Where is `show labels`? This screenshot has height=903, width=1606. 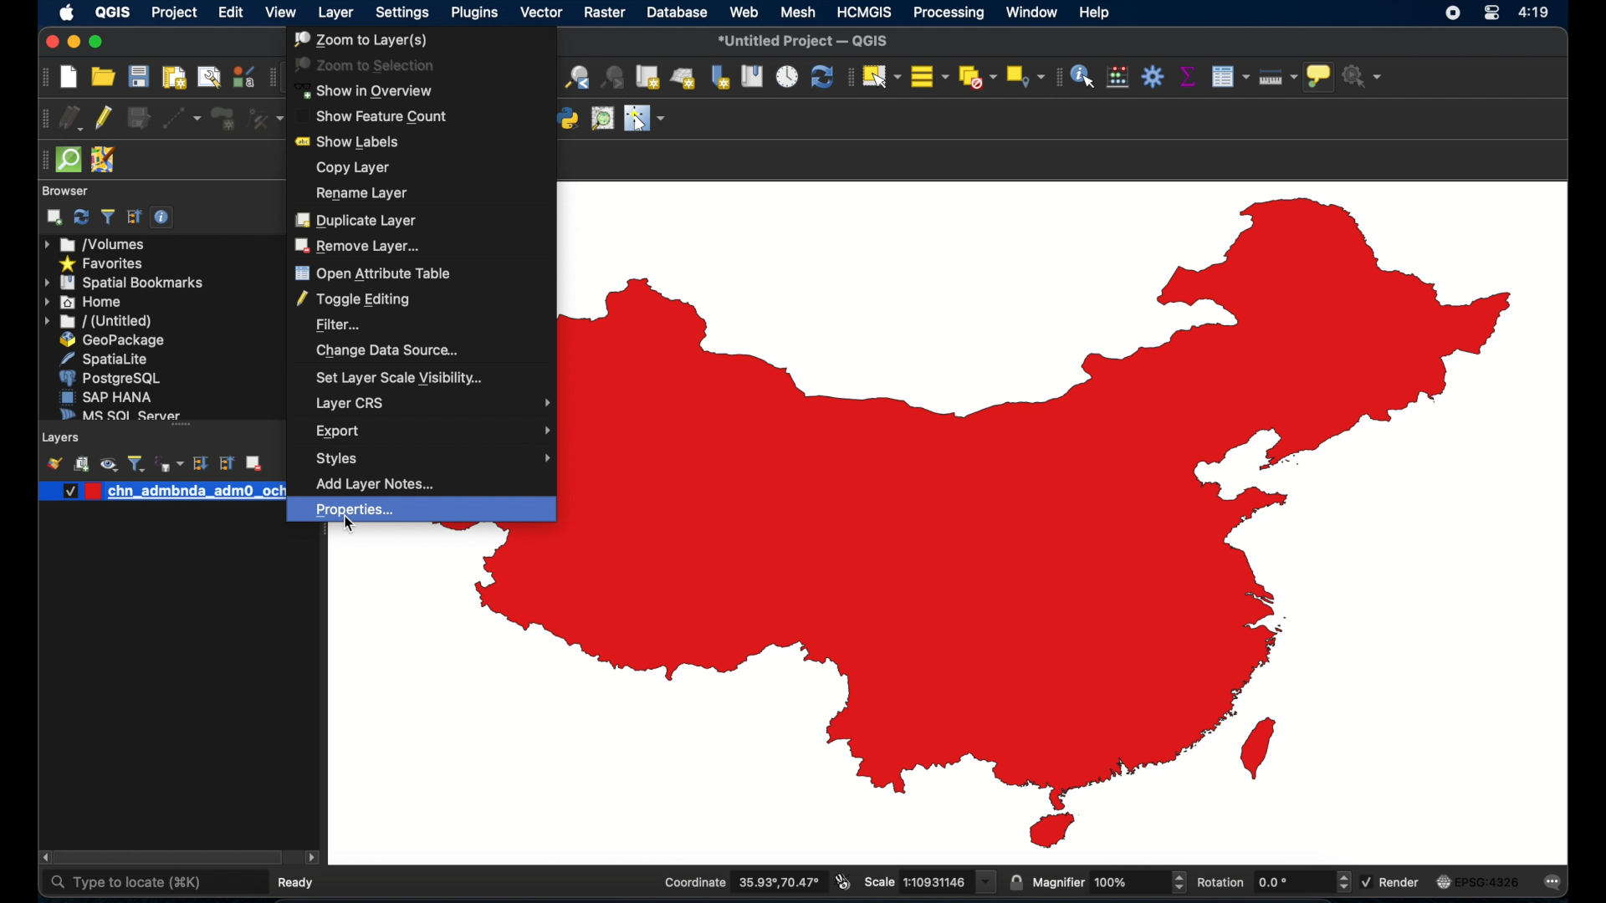 show labels is located at coordinates (351, 142).